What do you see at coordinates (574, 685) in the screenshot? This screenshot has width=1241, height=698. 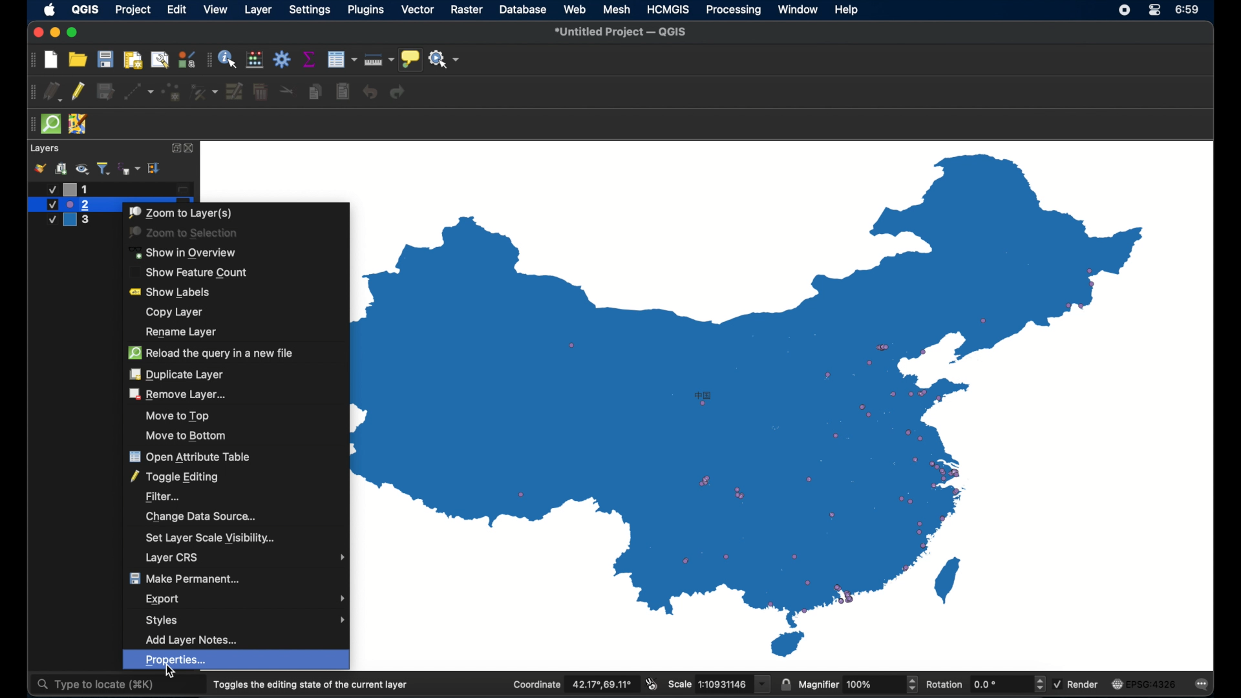 I see `coordinate` at bounding box center [574, 685].